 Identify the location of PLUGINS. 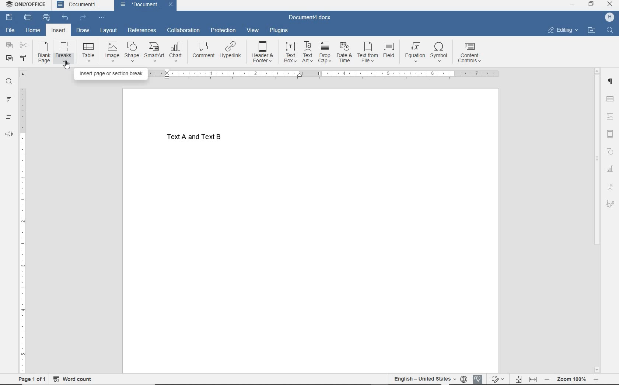
(279, 31).